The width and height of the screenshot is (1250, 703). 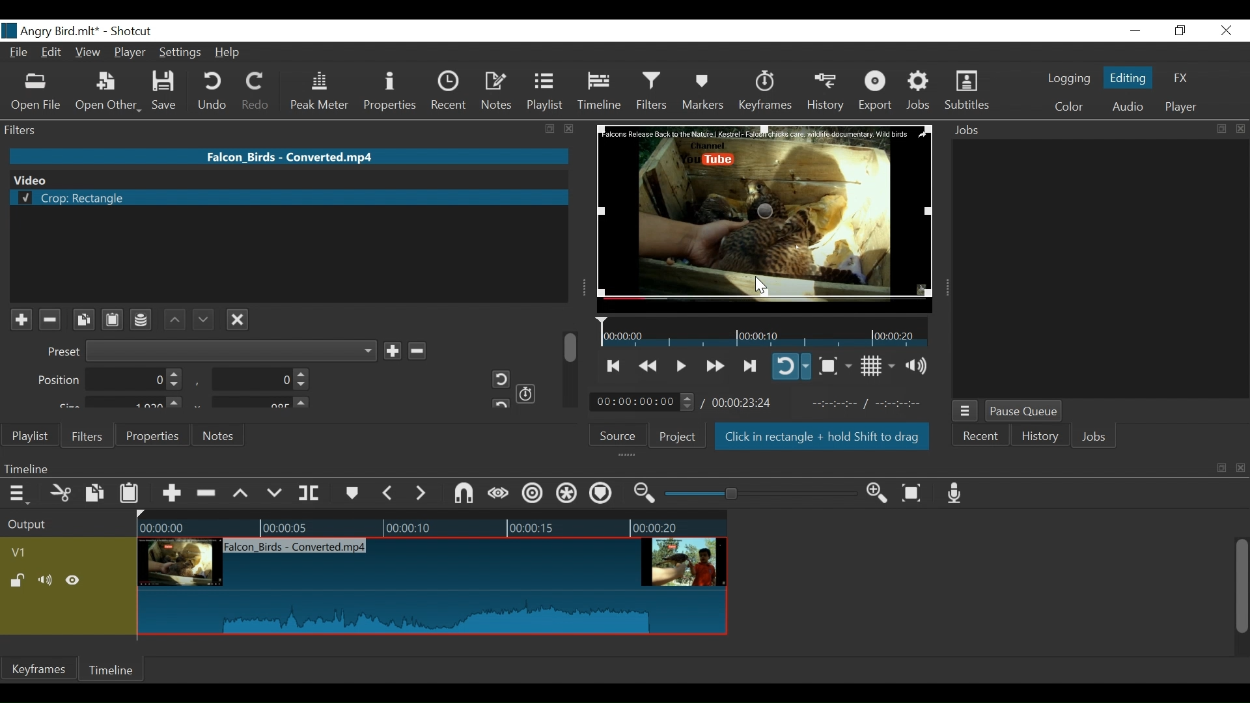 What do you see at coordinates (760, 285) in the screenshot?
I see `cursor` at bounding box center [760, 285].